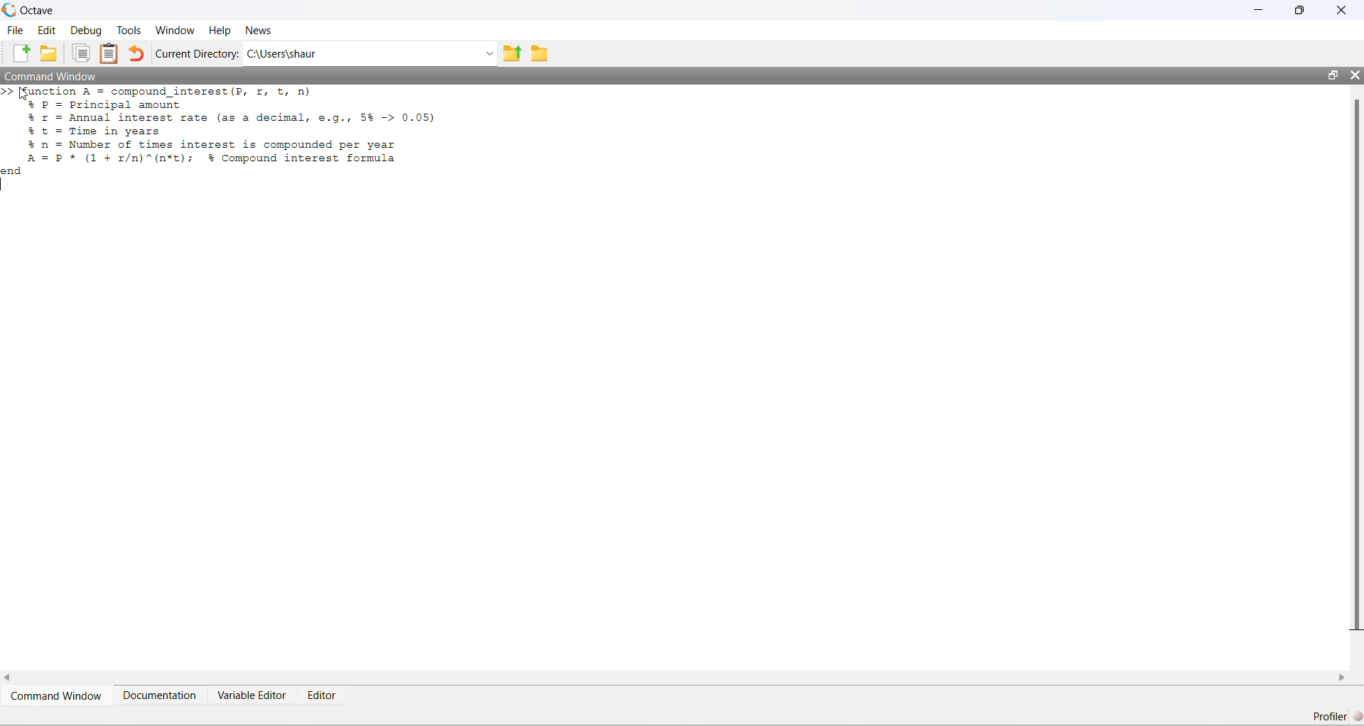 The width and height of the screenshot is (1364, 726). I want to click on maximize, so click(1332, 75).